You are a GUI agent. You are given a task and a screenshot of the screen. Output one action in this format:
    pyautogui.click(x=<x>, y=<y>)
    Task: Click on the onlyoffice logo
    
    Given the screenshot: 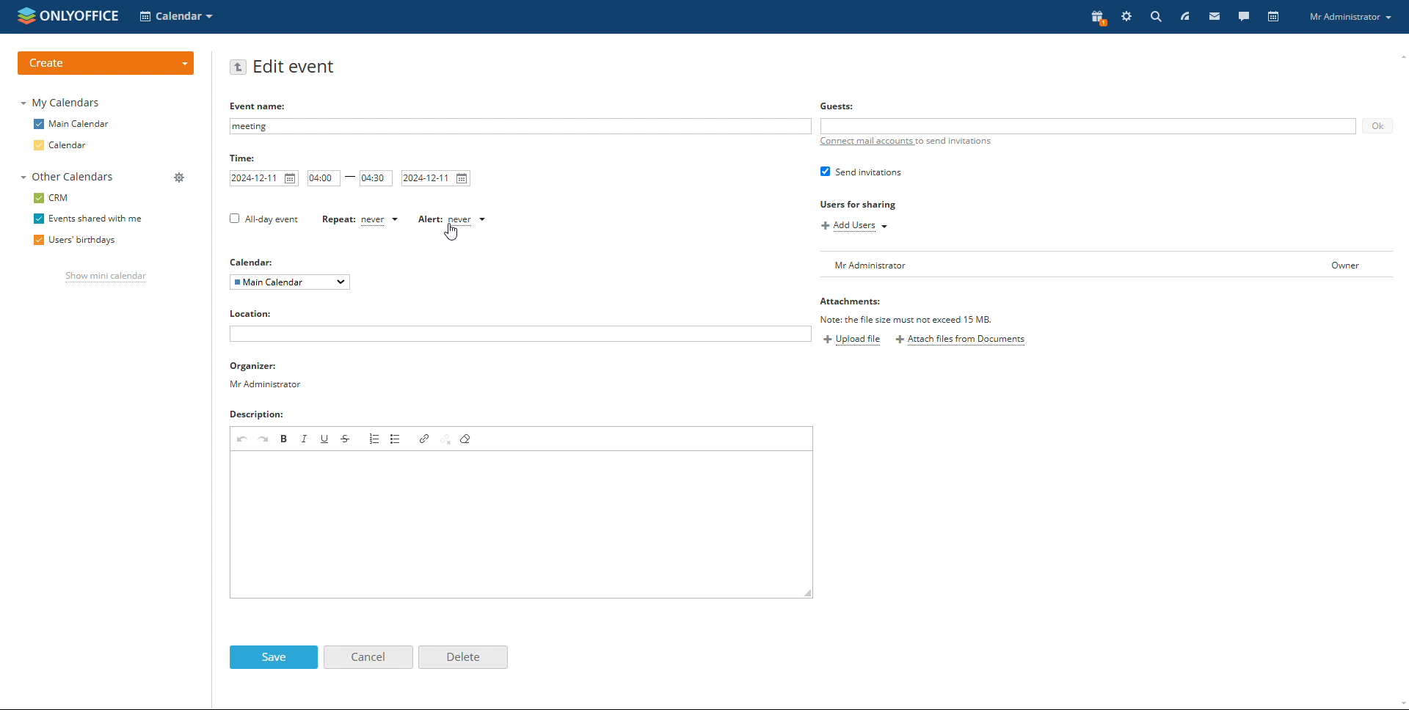 What is the action you would take?
    pyautogui.click(x=24, y=15)
    